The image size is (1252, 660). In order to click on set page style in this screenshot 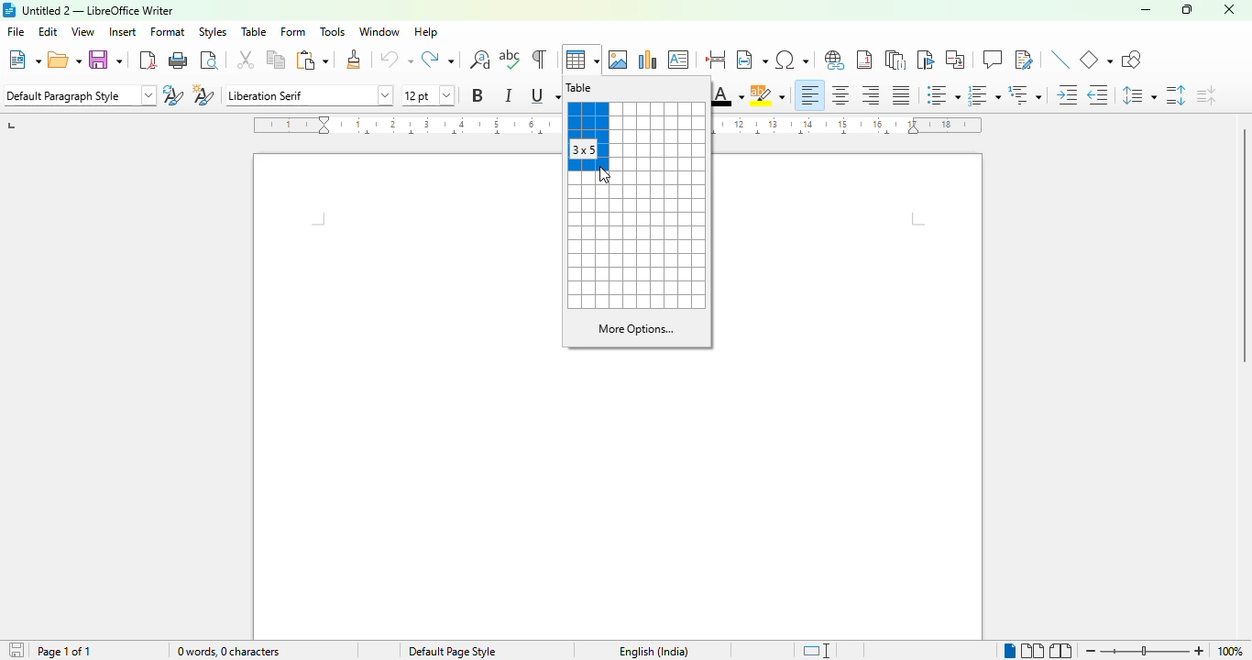, I will do `click(79, 94)`.